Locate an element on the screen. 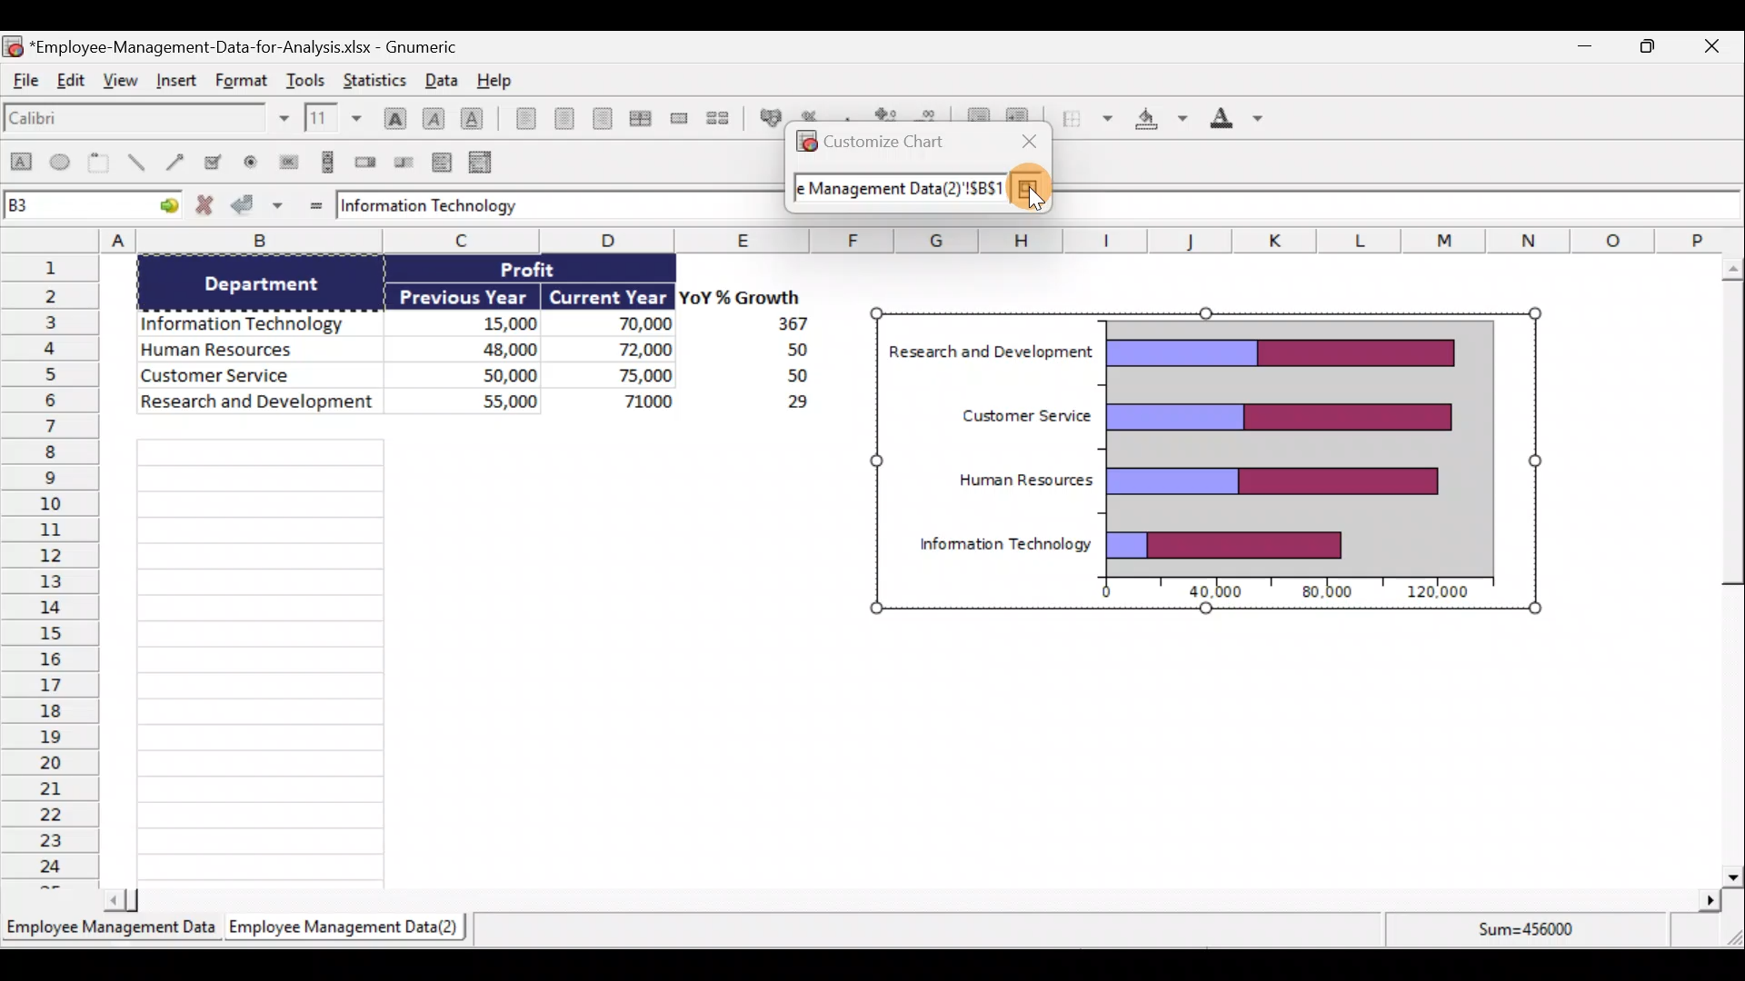 Image resolution: width=1745 pixels, height=981 pixels. Format is located at coordinates (245, 78).